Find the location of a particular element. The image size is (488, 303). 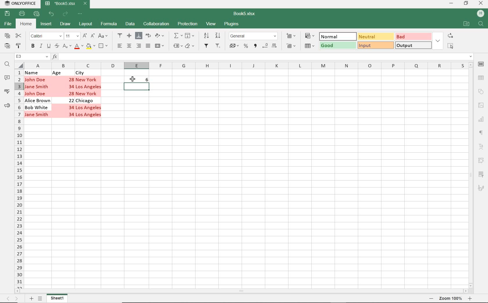

John Doe is located at coordinates (35, 79).